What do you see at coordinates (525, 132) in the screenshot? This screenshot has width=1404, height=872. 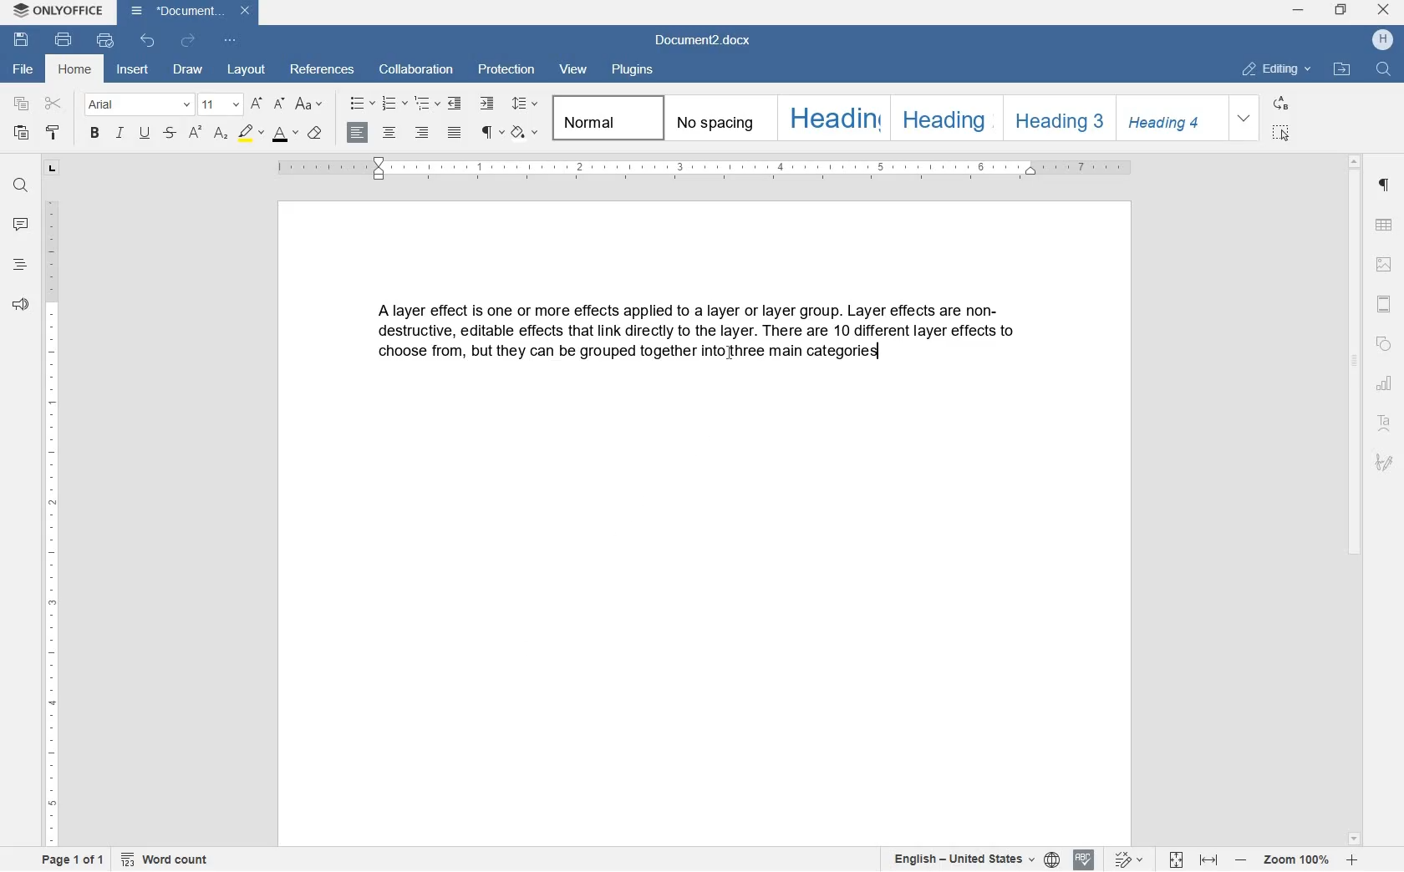 I see `shading` at bounding box center [525, 132].